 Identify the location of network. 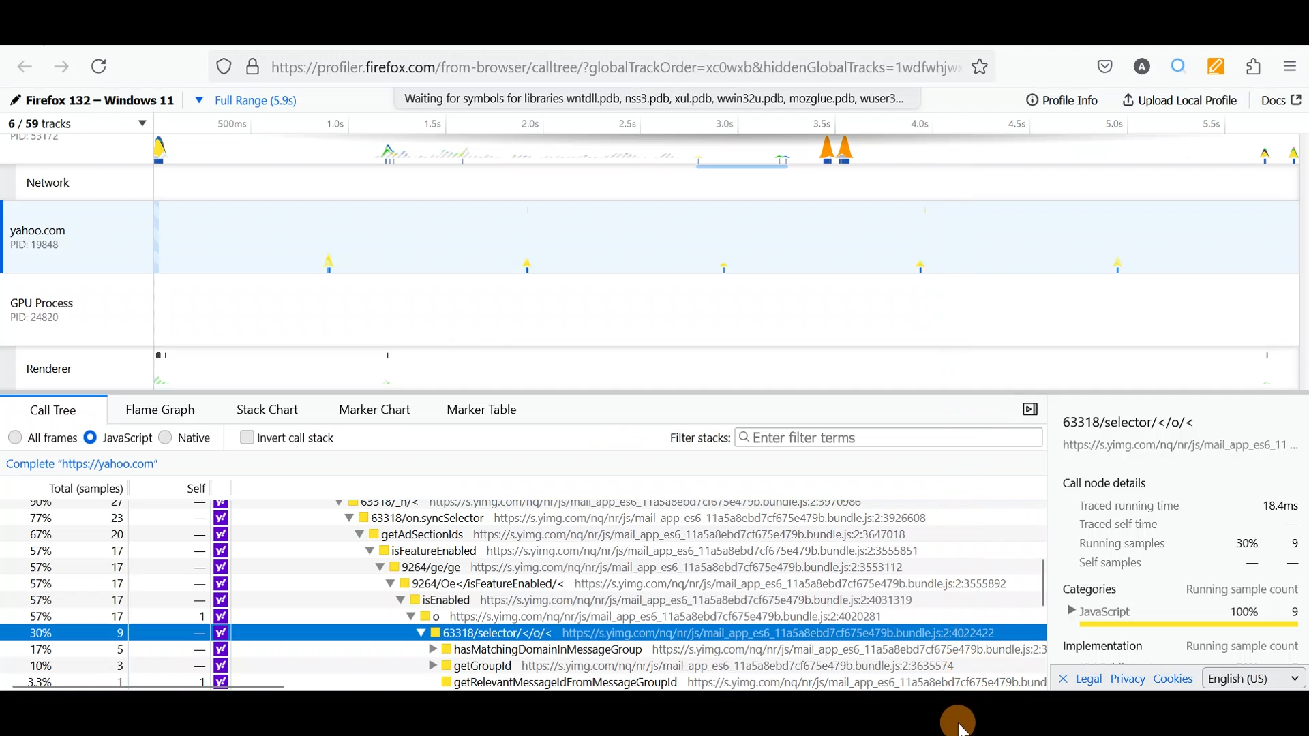
(55, 182).